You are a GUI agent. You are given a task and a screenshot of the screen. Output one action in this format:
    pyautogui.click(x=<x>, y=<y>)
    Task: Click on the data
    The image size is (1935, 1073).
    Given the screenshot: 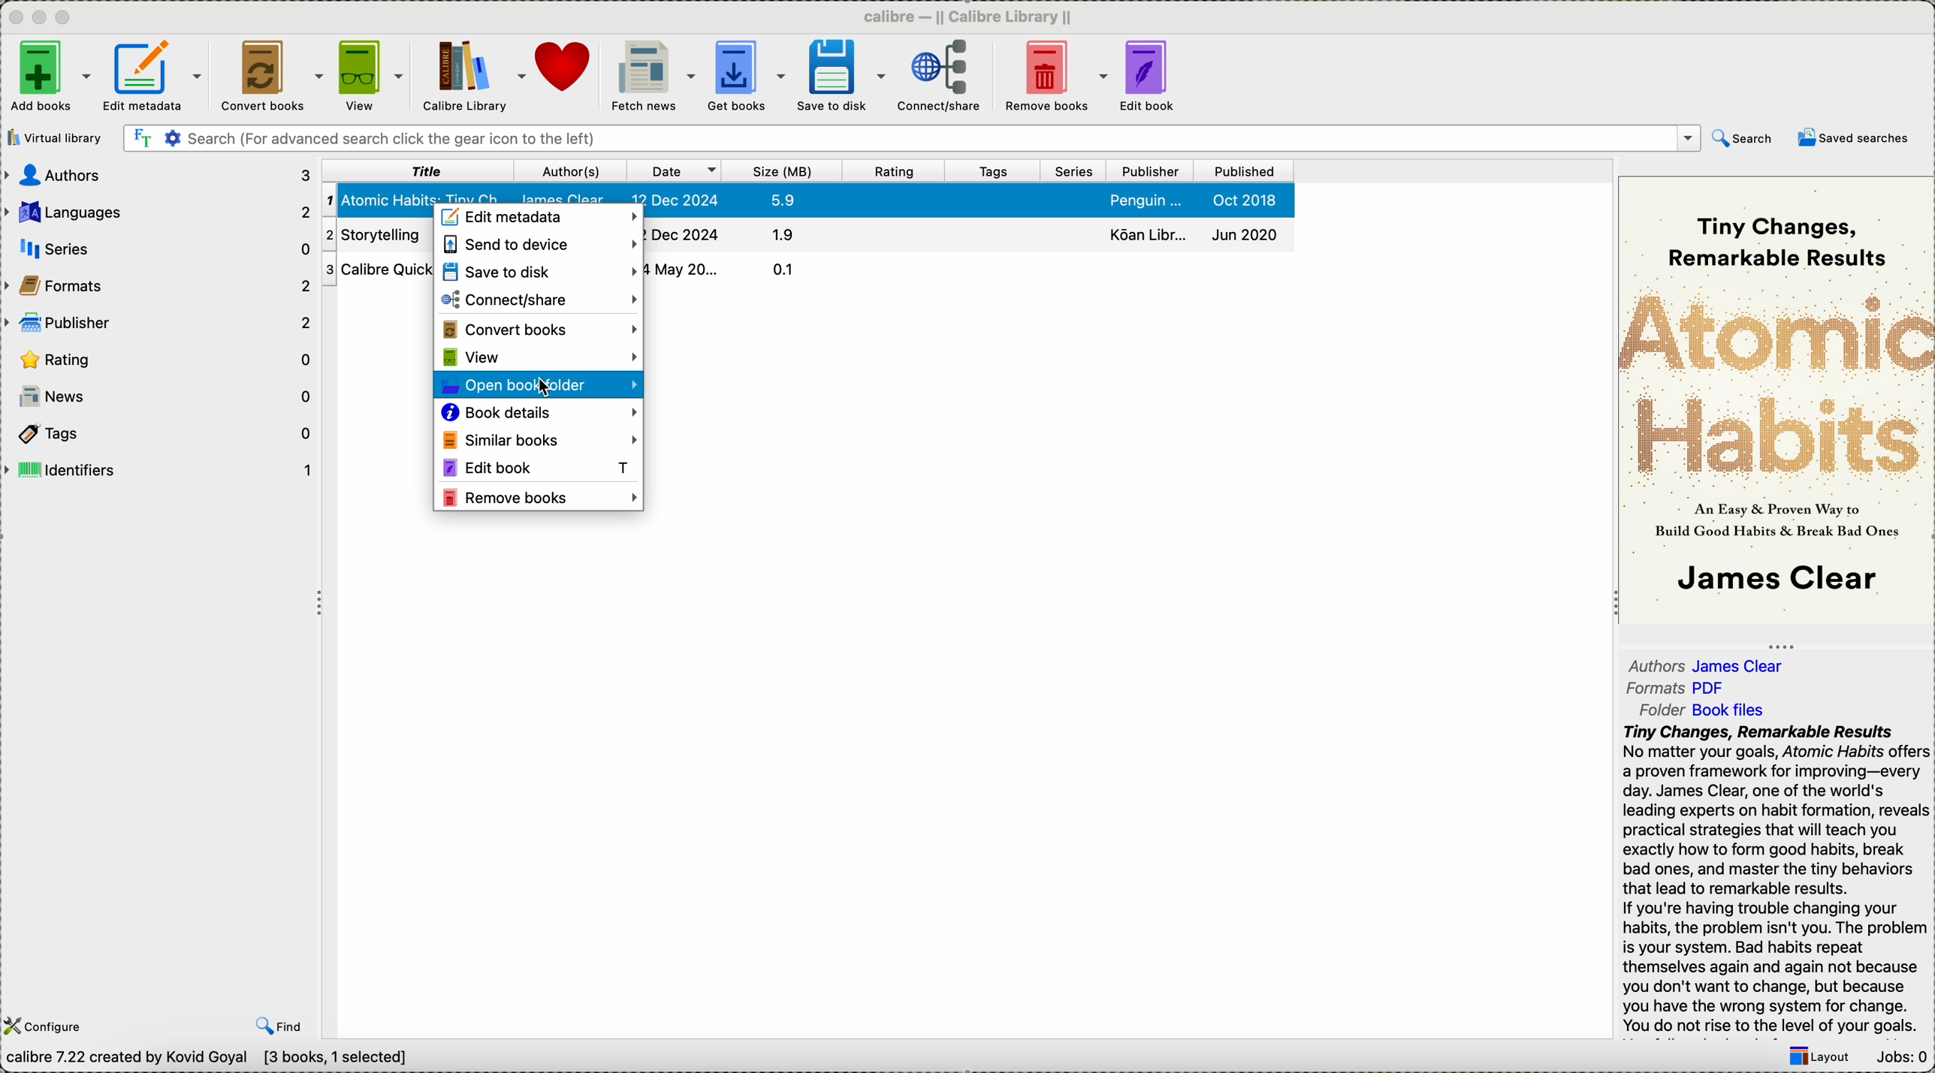 What is the action you would take?
    pyautogui.click(x=214, y=1060)
    